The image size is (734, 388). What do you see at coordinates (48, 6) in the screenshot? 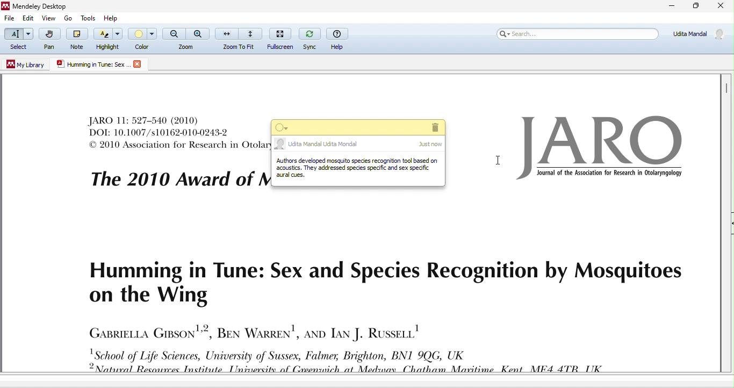
I see `Mendeley Desktop` at bounding box center [48, 6].